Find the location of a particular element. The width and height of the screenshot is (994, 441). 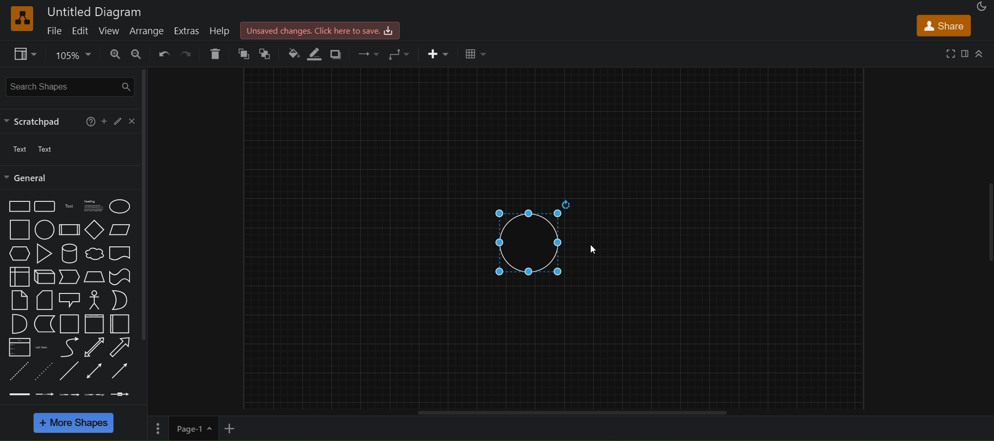

unsaved changes. click here to save is located at coordinates (320, 29).